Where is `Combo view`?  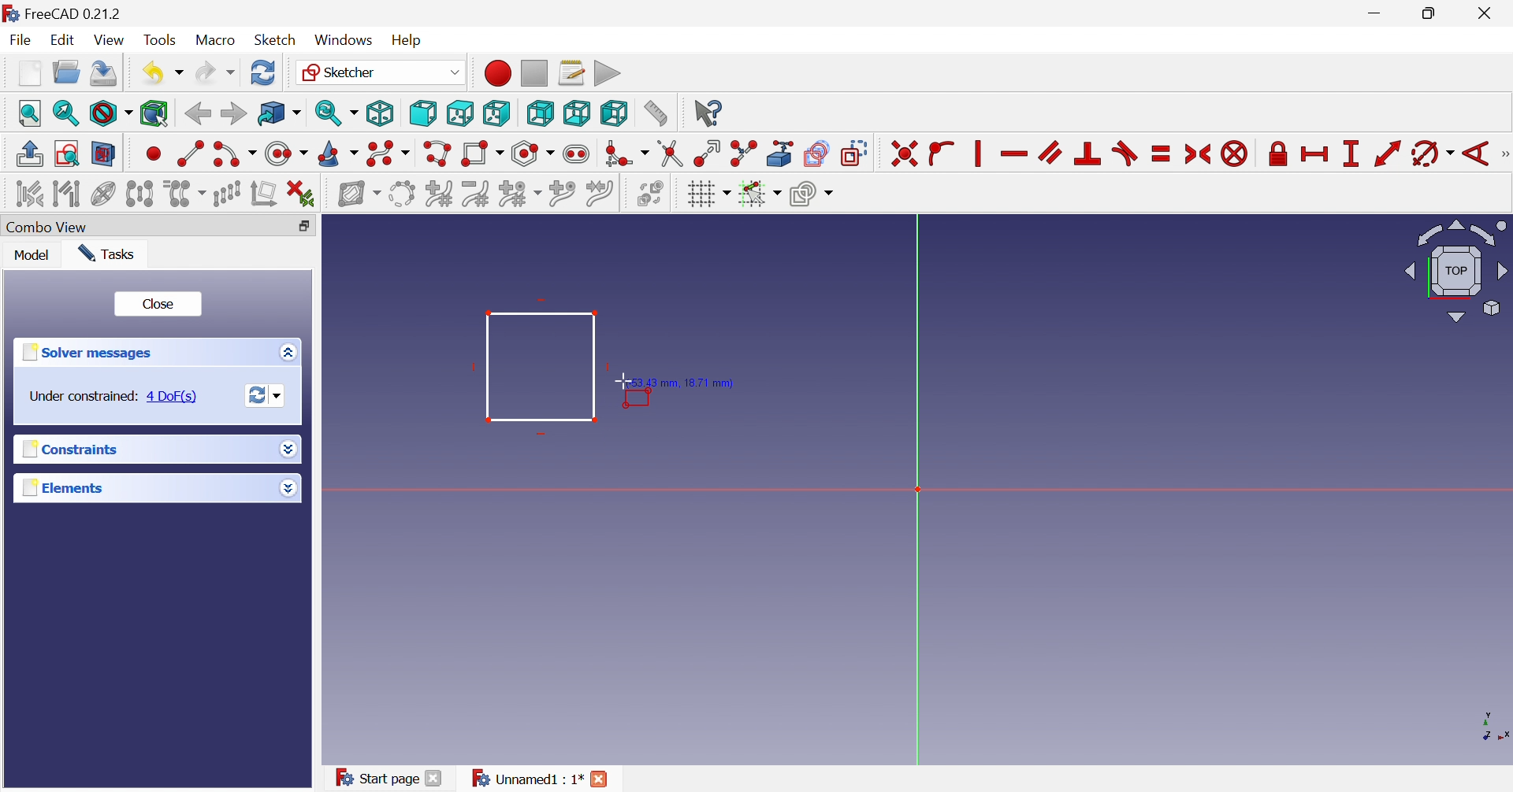
Combo view is located at coordinates (53, 228).